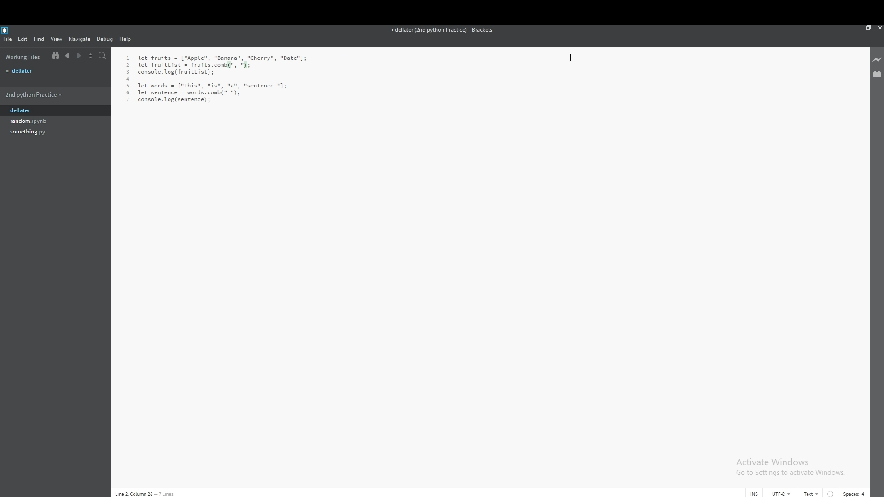 The width and height of the screenshot is (884, 497). I want to click on close, so click(878, 28).